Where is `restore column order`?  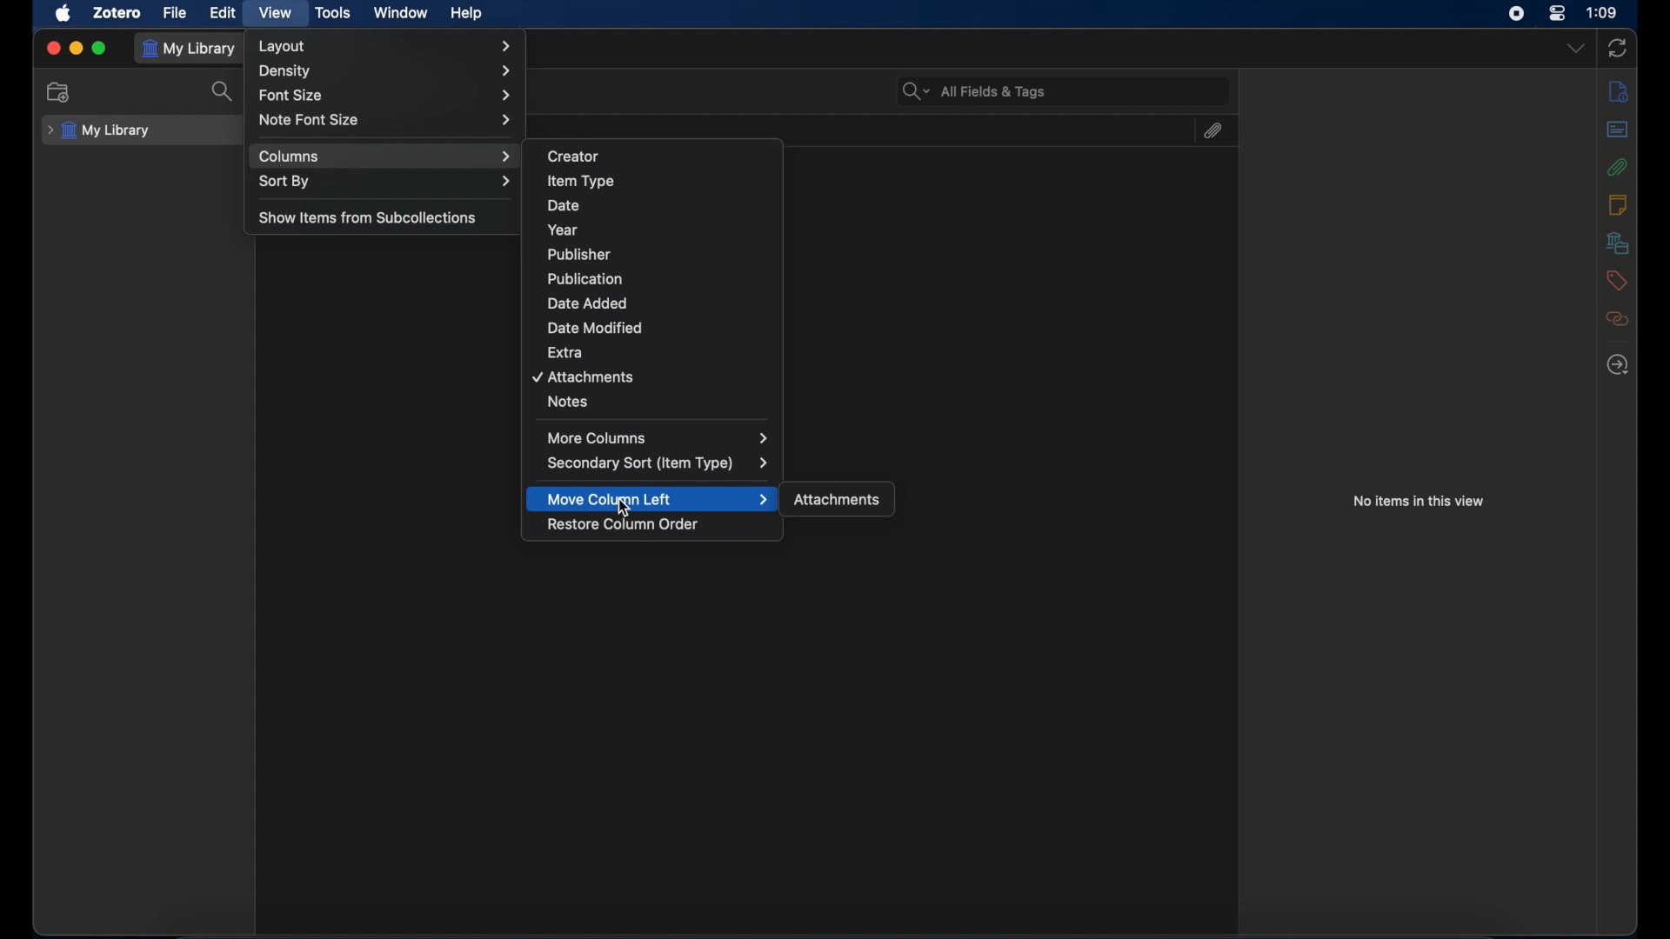
restore column order is located at coordinates (625, 525).